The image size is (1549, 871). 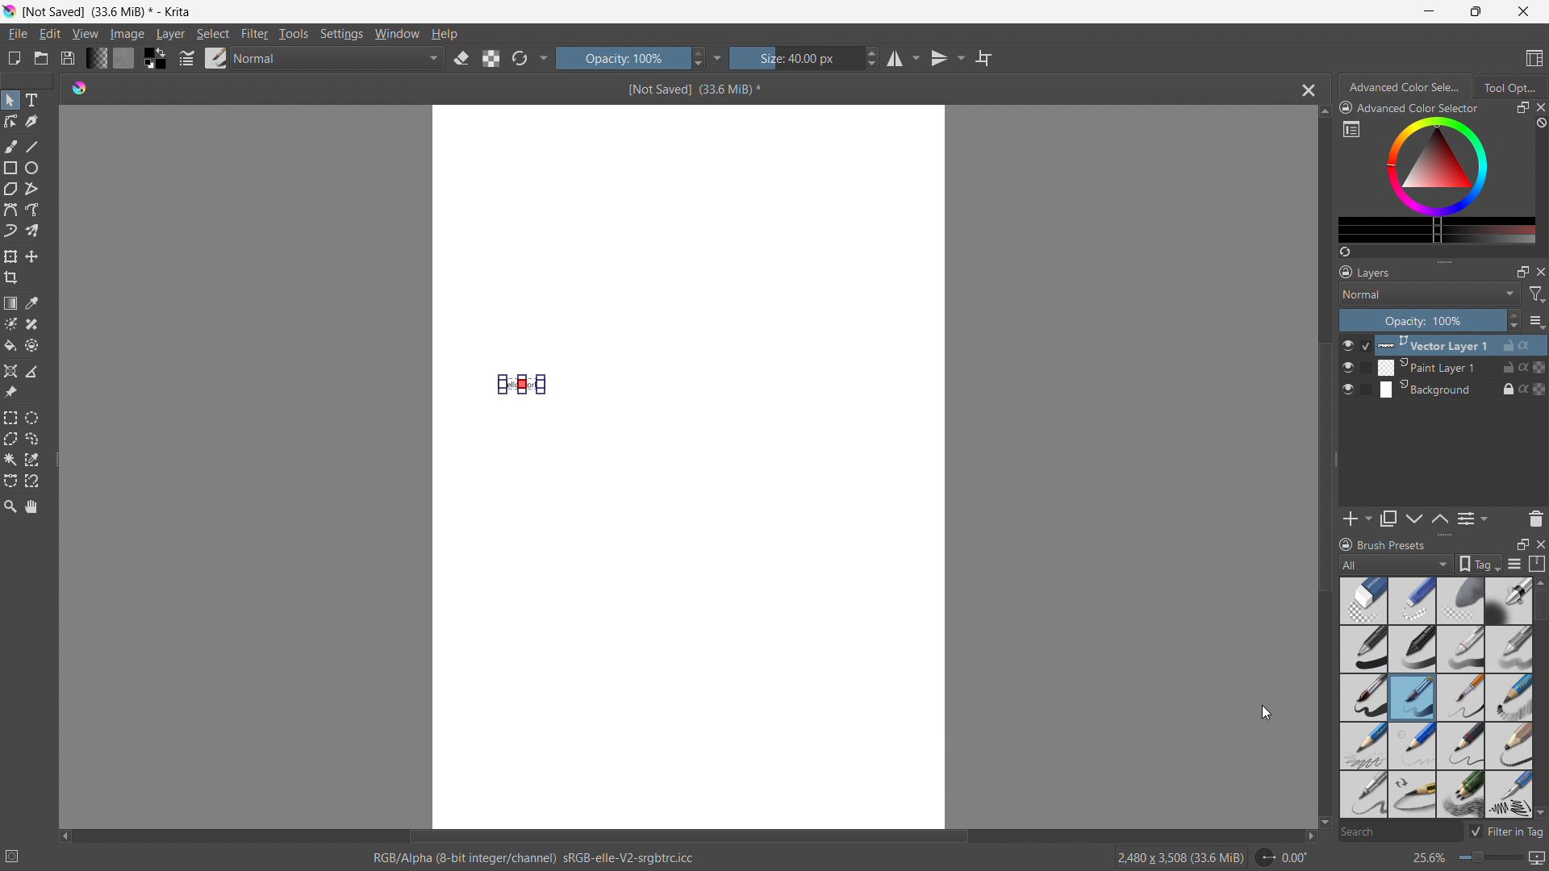 I want to click on Vector Layer 1, so click(x=1453, y=344).